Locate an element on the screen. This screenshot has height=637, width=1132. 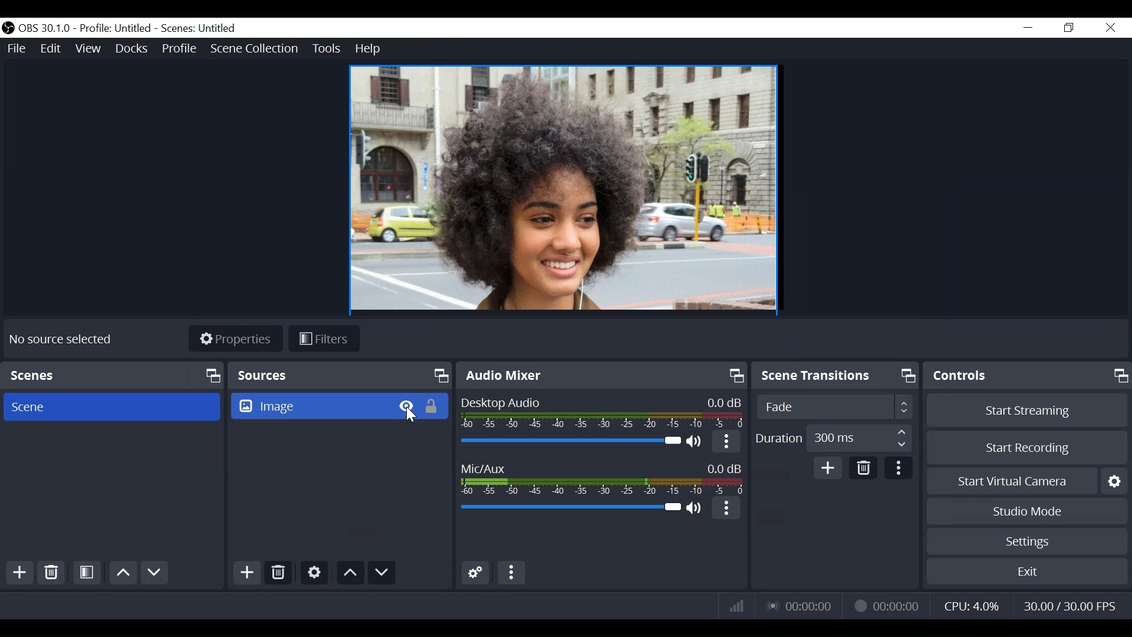
Desktop Audio is located at coordinates (601, 412).